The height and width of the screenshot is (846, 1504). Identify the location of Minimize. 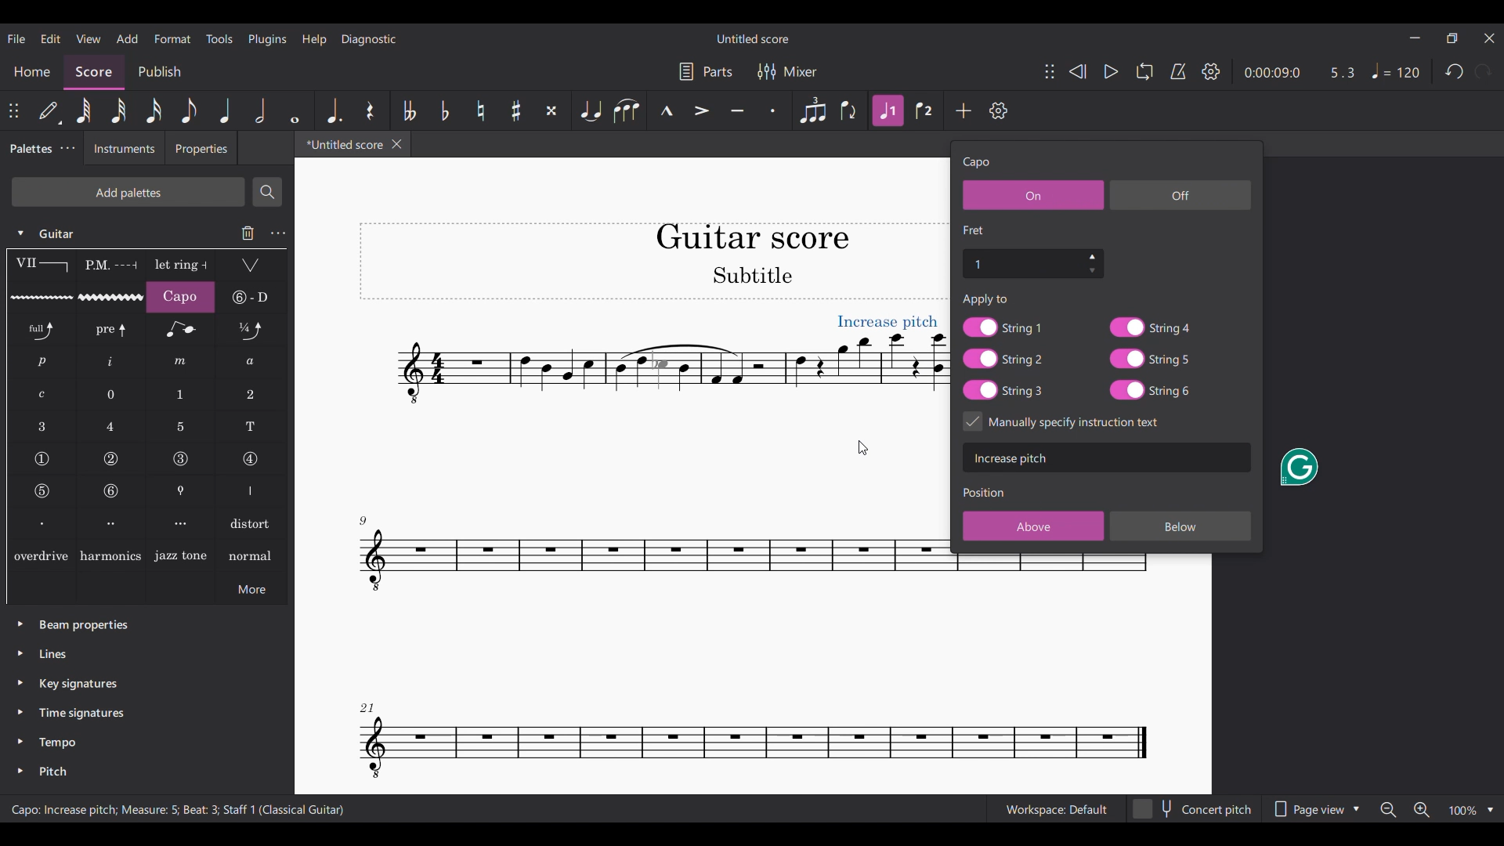
(1415, 38).